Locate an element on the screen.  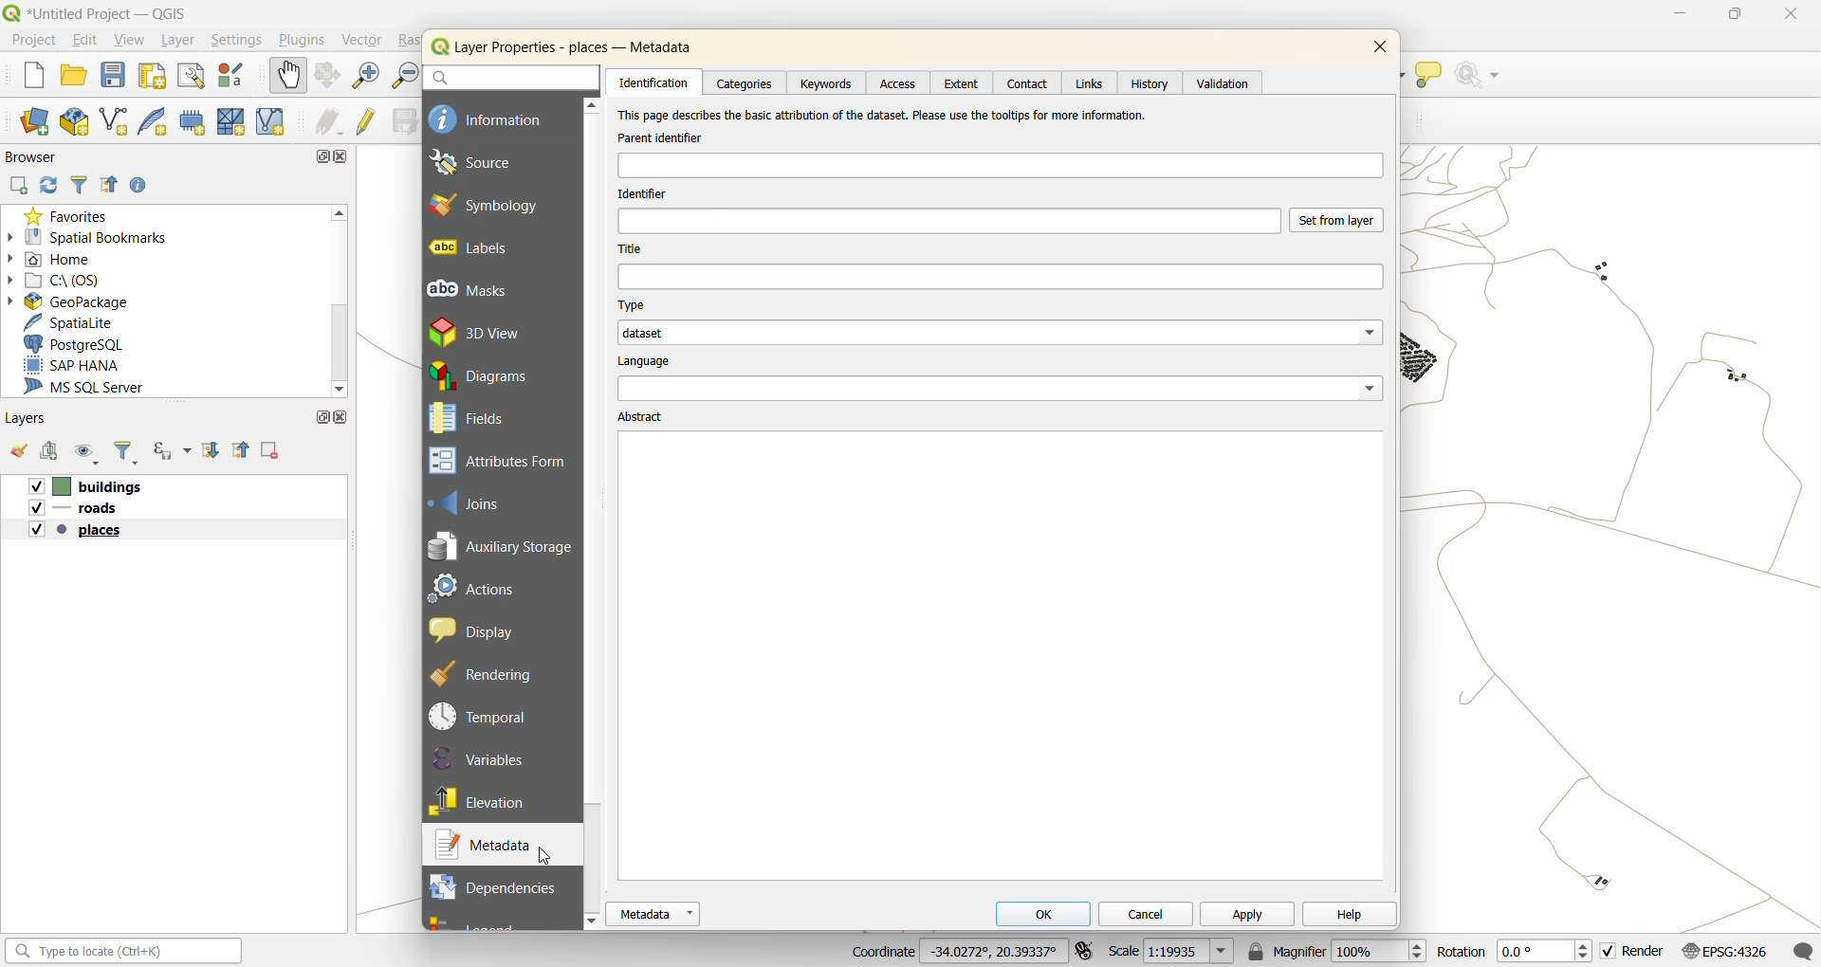
3d view is located at coordinates (477, 330).